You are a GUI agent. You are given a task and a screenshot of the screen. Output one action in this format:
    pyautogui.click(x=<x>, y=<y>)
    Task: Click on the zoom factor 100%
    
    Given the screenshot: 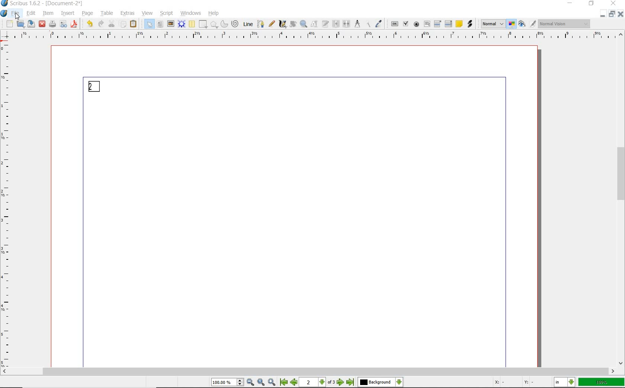 What is the action you would take?
    pyautogui.click(x=602, y=382)
    